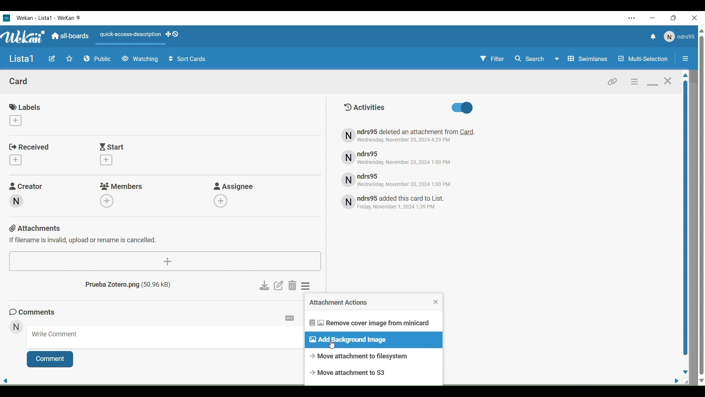 Image resolution: width=705 pixels, height=397 pixels. What do you see at coordinates (373, 373) in the screenshot?
I see `Move attachment to S3` at bounding box center [373, 373].